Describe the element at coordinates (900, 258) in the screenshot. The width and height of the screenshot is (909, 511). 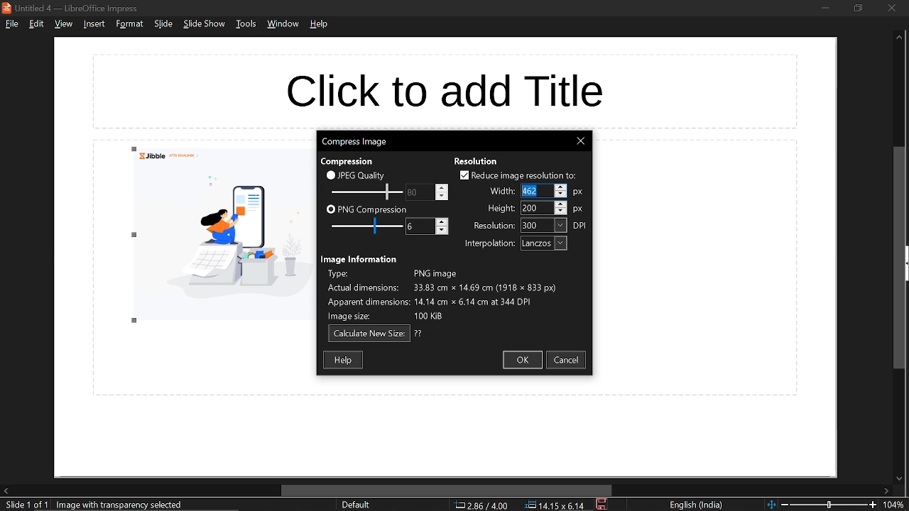
I see `vertical scrollbar` at that location.